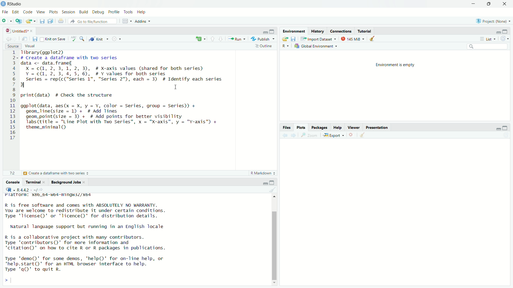 This screenshot has height=288, width=513. Describe the element at coordinates (53, 39) in the screenshot. I see `Knit on save` at that location.